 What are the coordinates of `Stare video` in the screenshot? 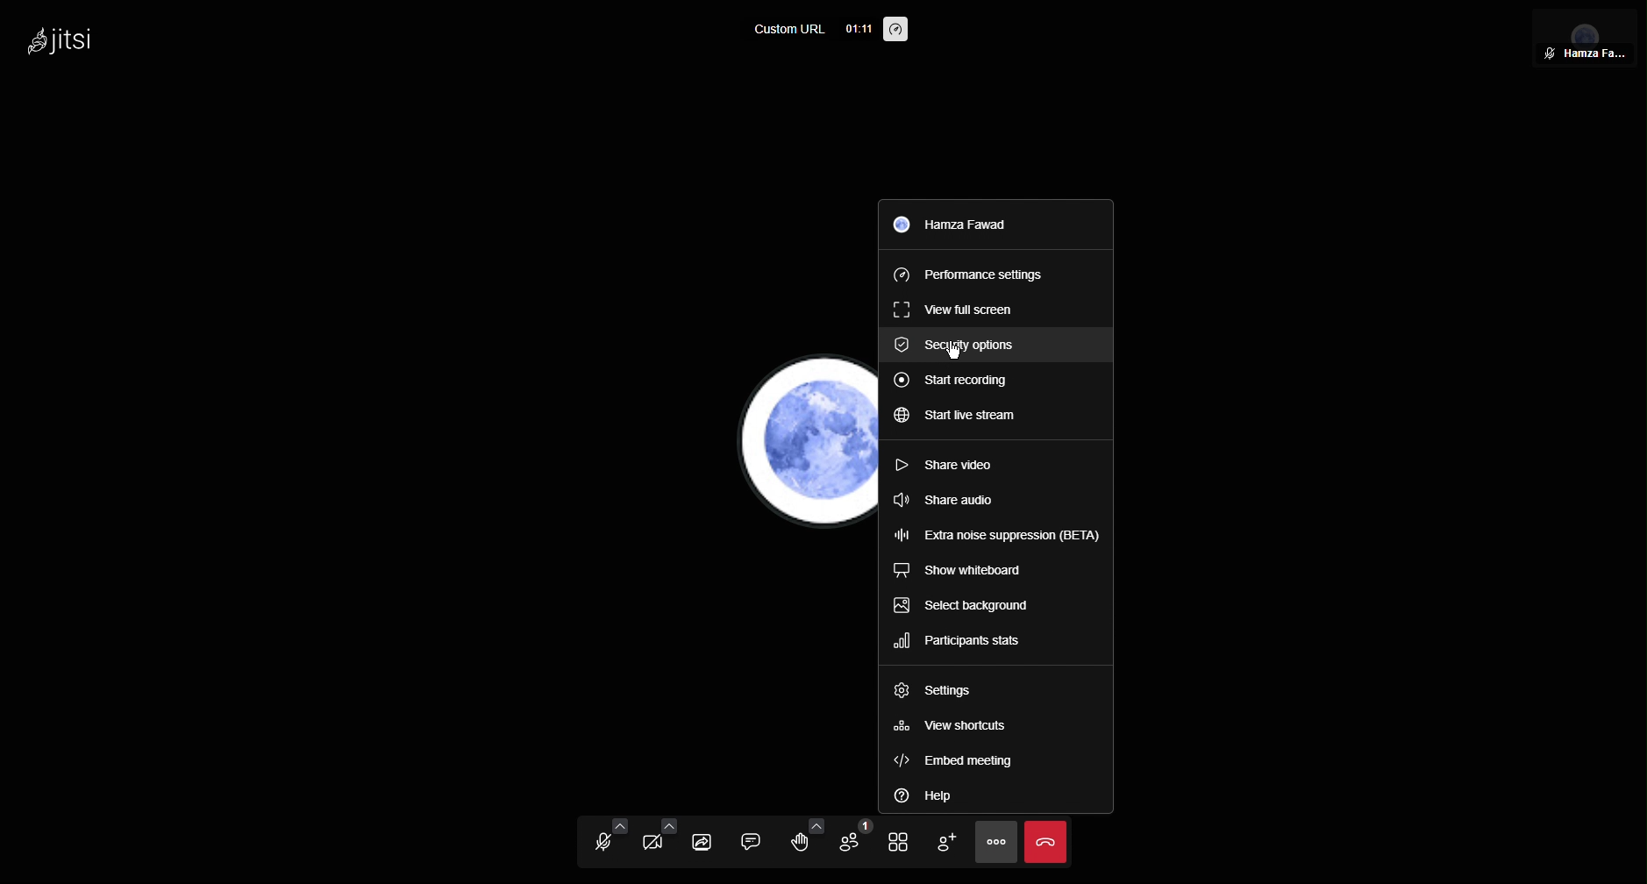 It's located at (960, 464).